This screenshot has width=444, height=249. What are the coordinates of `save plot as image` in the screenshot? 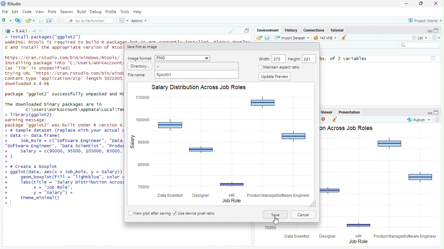 It's located at (144, 46).